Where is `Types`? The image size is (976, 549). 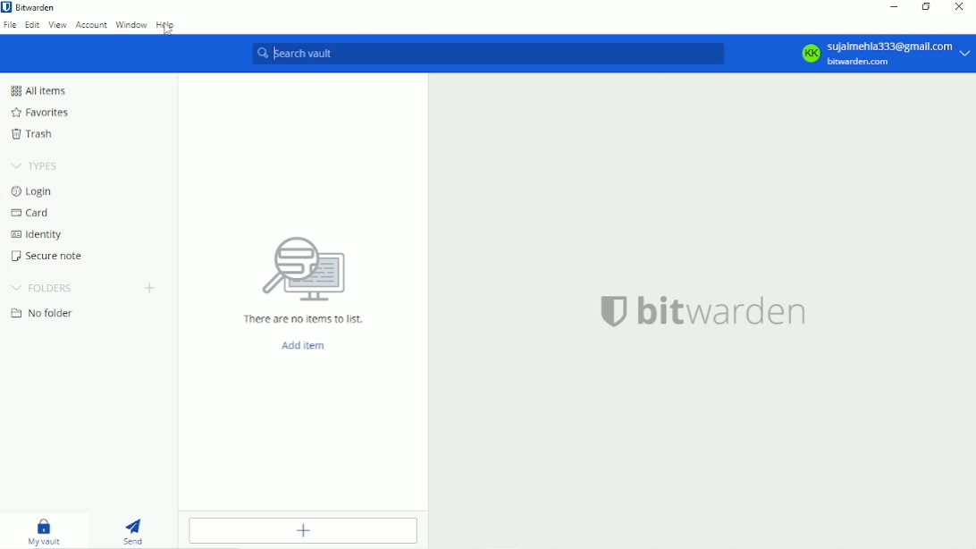
Types is located at coordinates (32, 165).